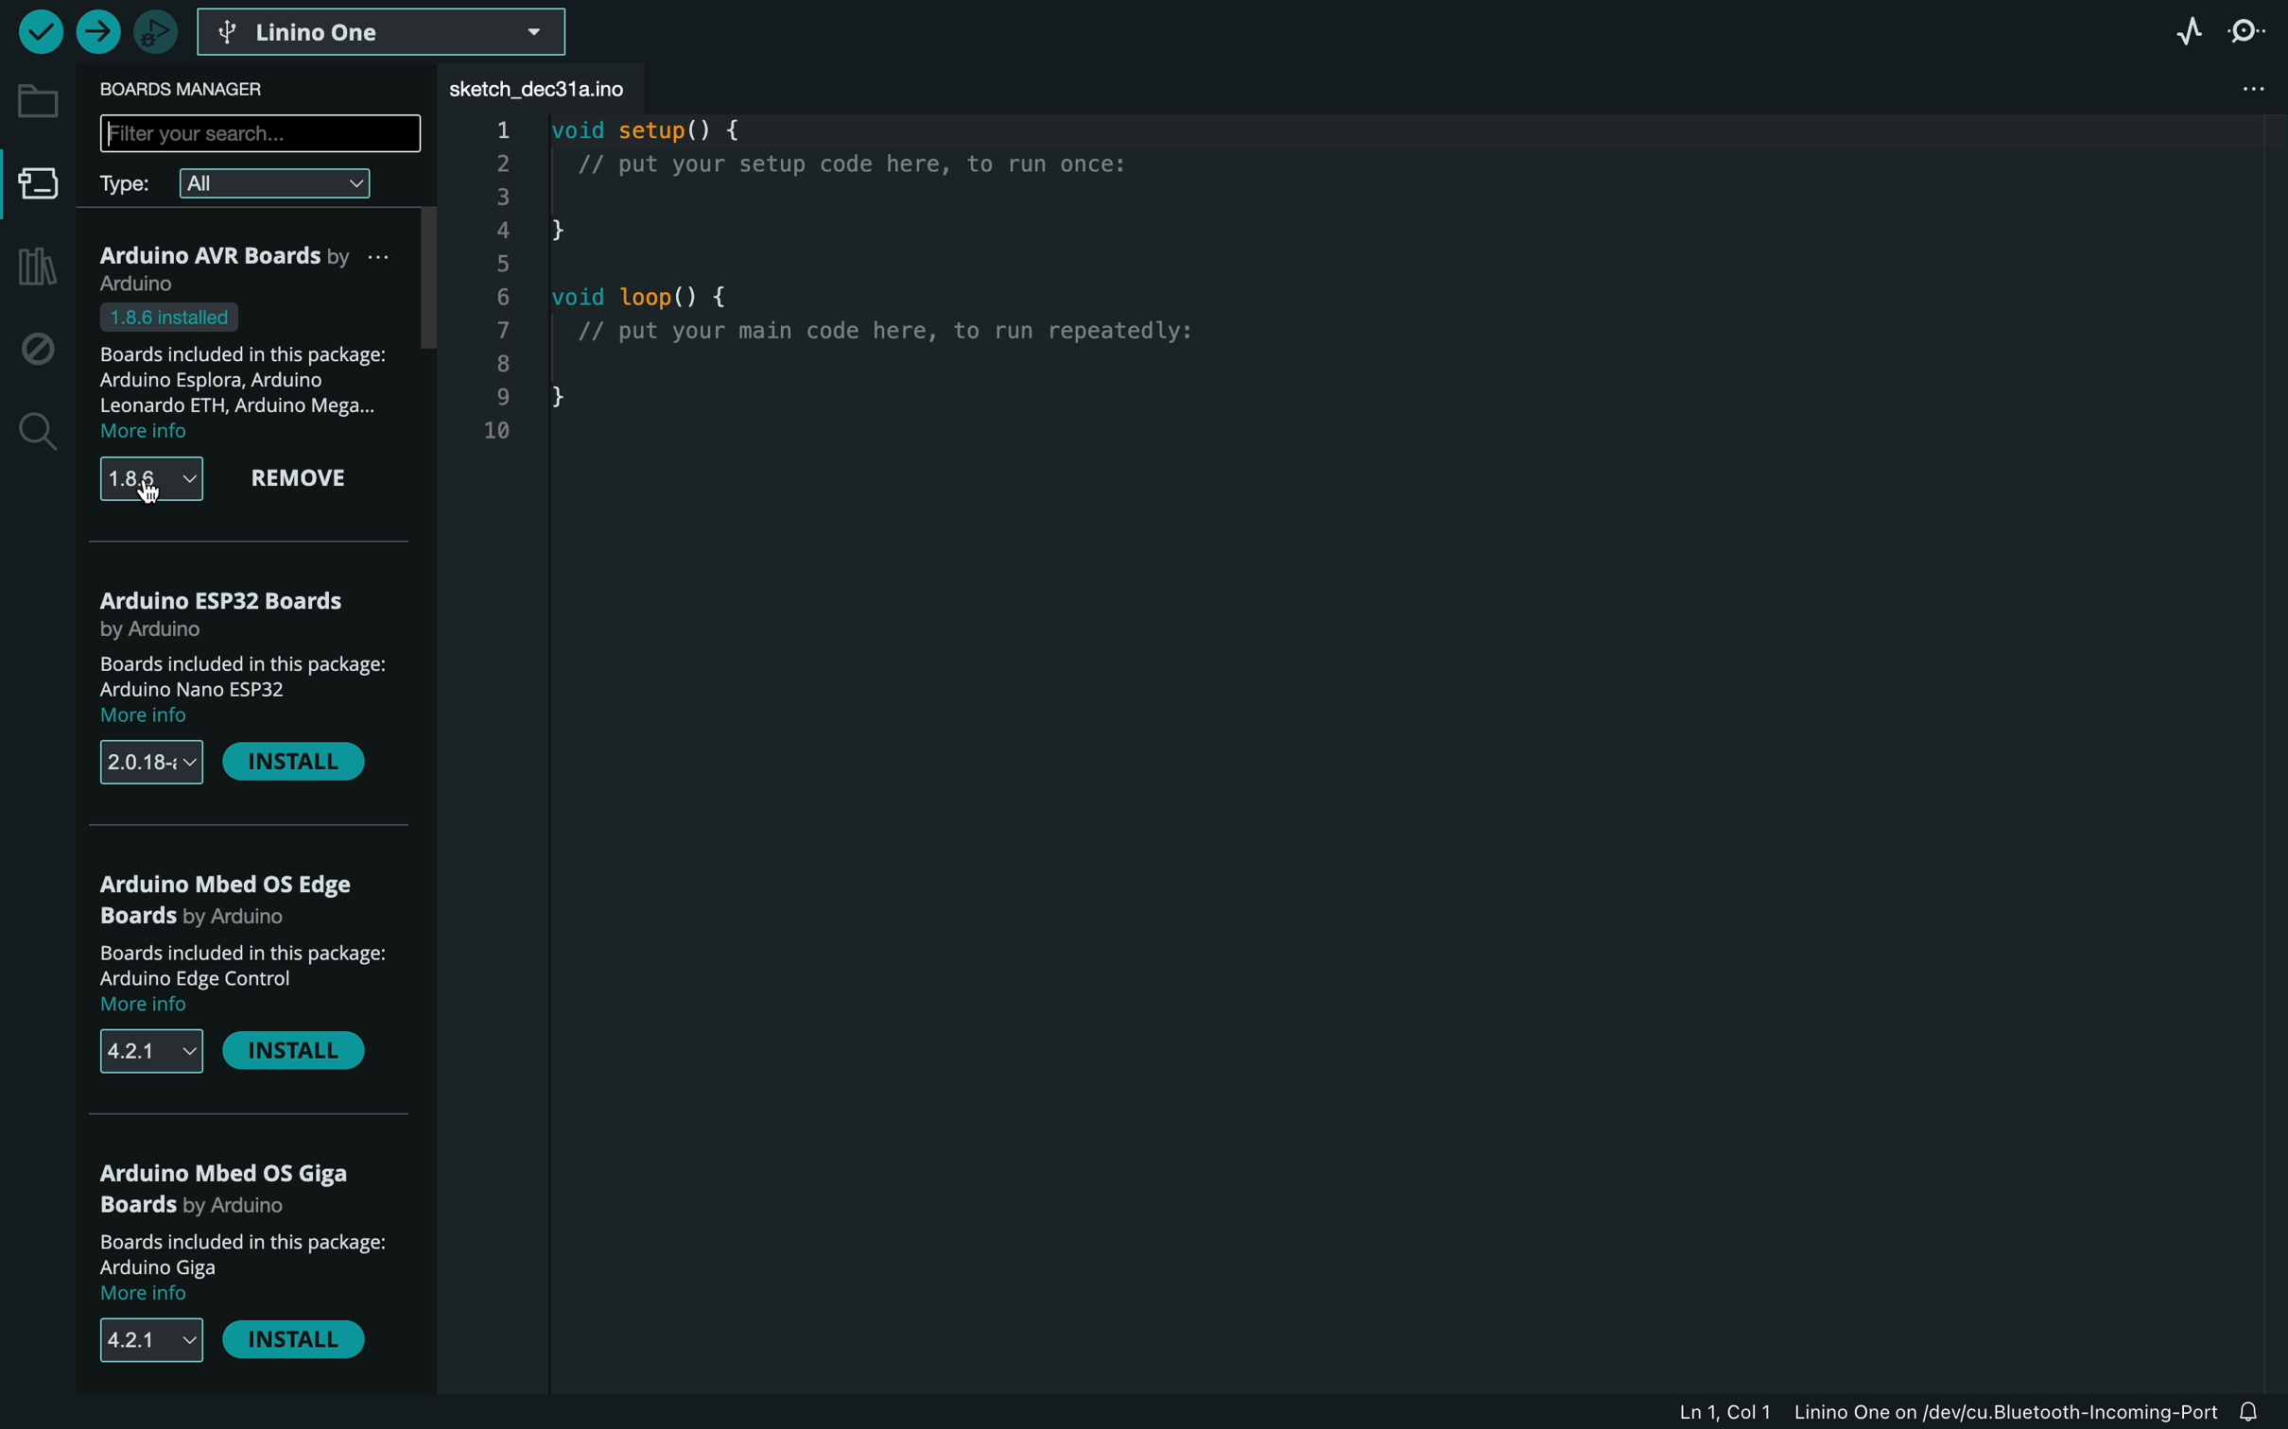 This screenshot has height=1429, width=2288. Describe the element at coordinates (555, 89) in the screenshot. I see `file tab` at that location.